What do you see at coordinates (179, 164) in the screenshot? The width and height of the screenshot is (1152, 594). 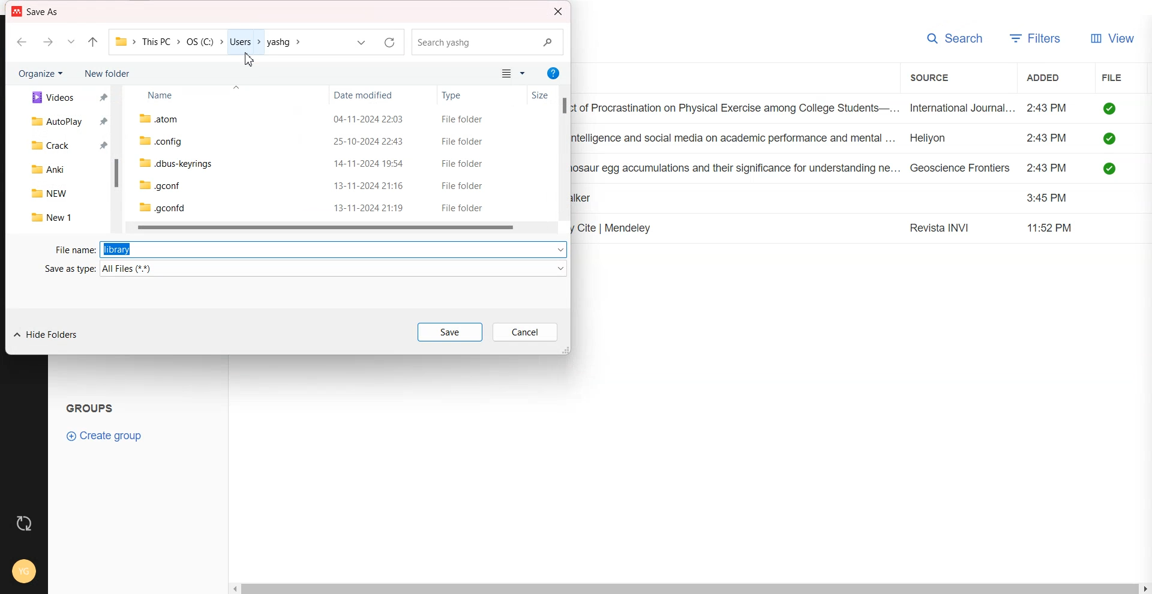 I see `.dbus-keyrings` at bounding box center [179, 164].